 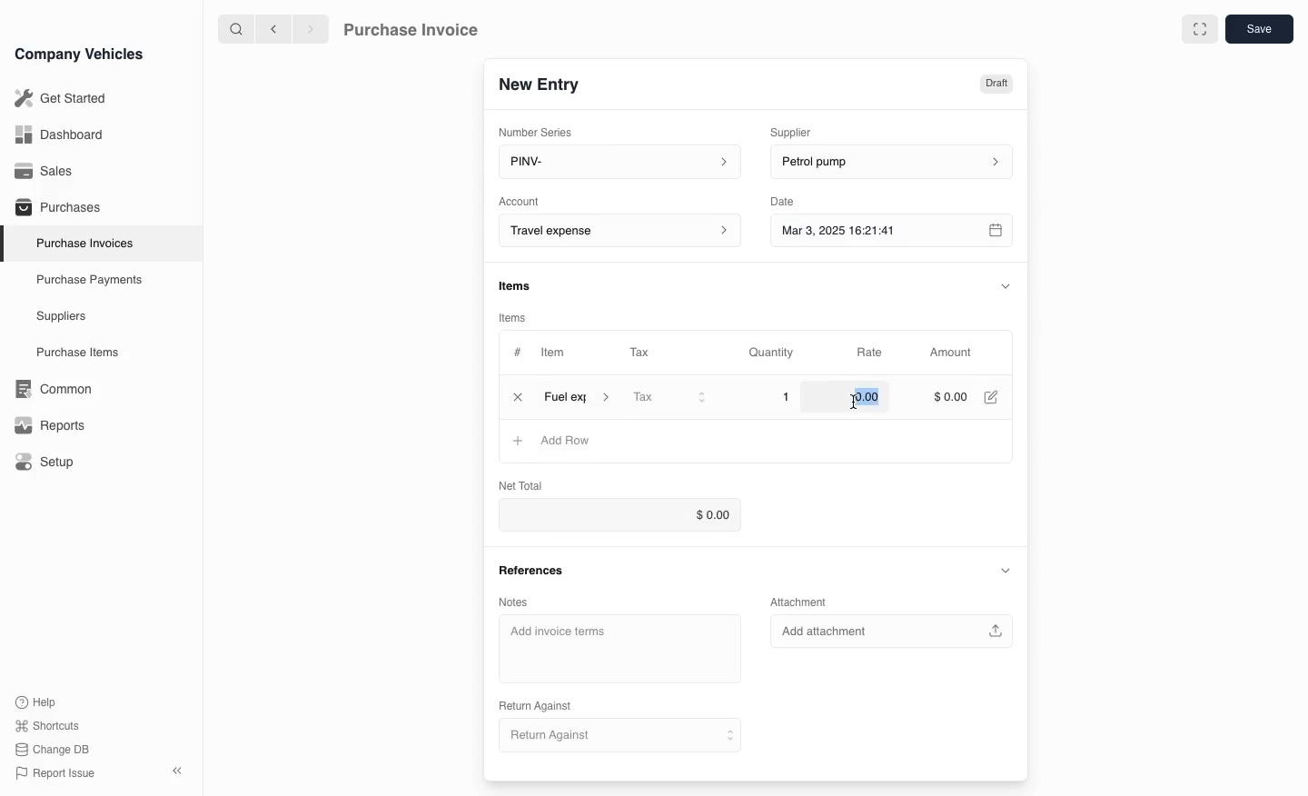 What do you see at coordinates (71, 353) in the screenshot?
I see `Purchase items` at bounding box center [71, 353].